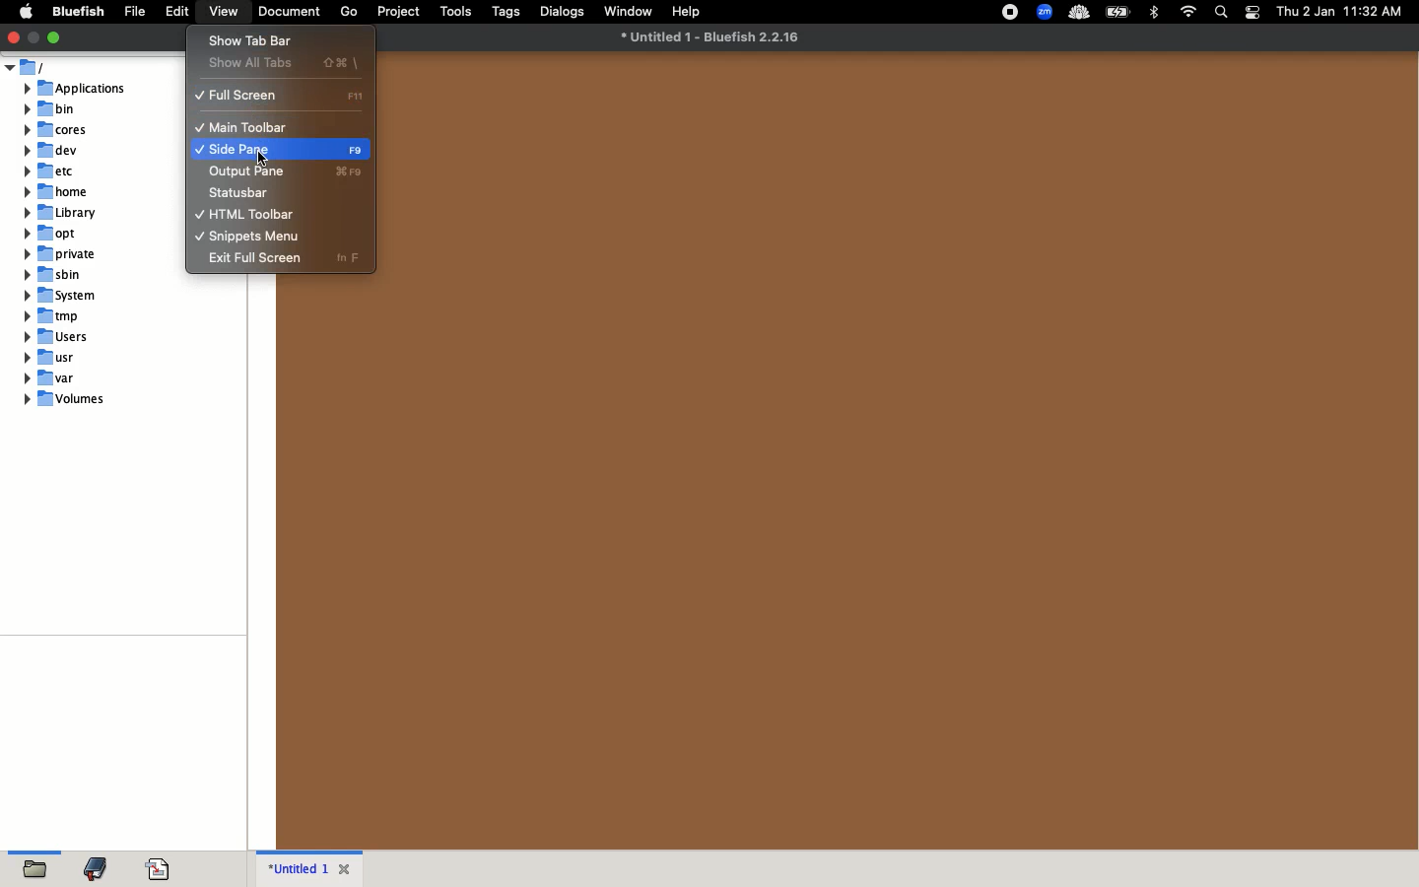 This screenshot has height=887, width=1419. What do you see at coordinates (51, 171) in the screenshot?
I see `etc` at bounding box center [51, 171].